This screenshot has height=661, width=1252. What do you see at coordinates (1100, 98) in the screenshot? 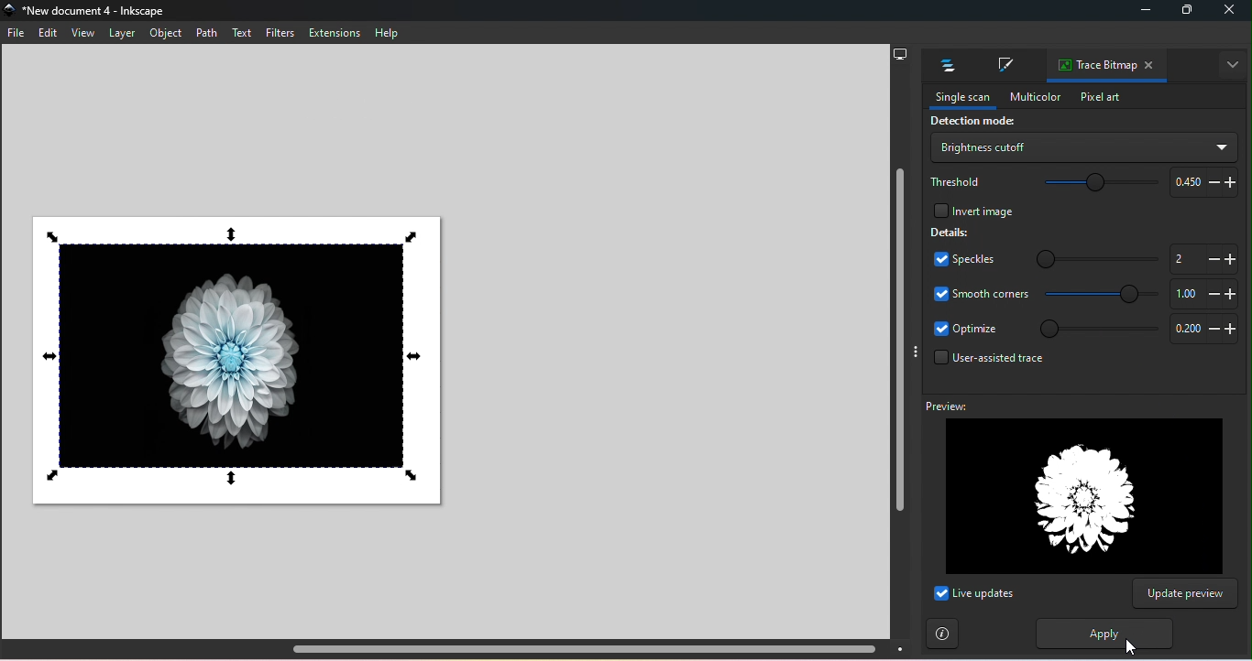
I see `Pixel art` at bounding box center [1100, 98].